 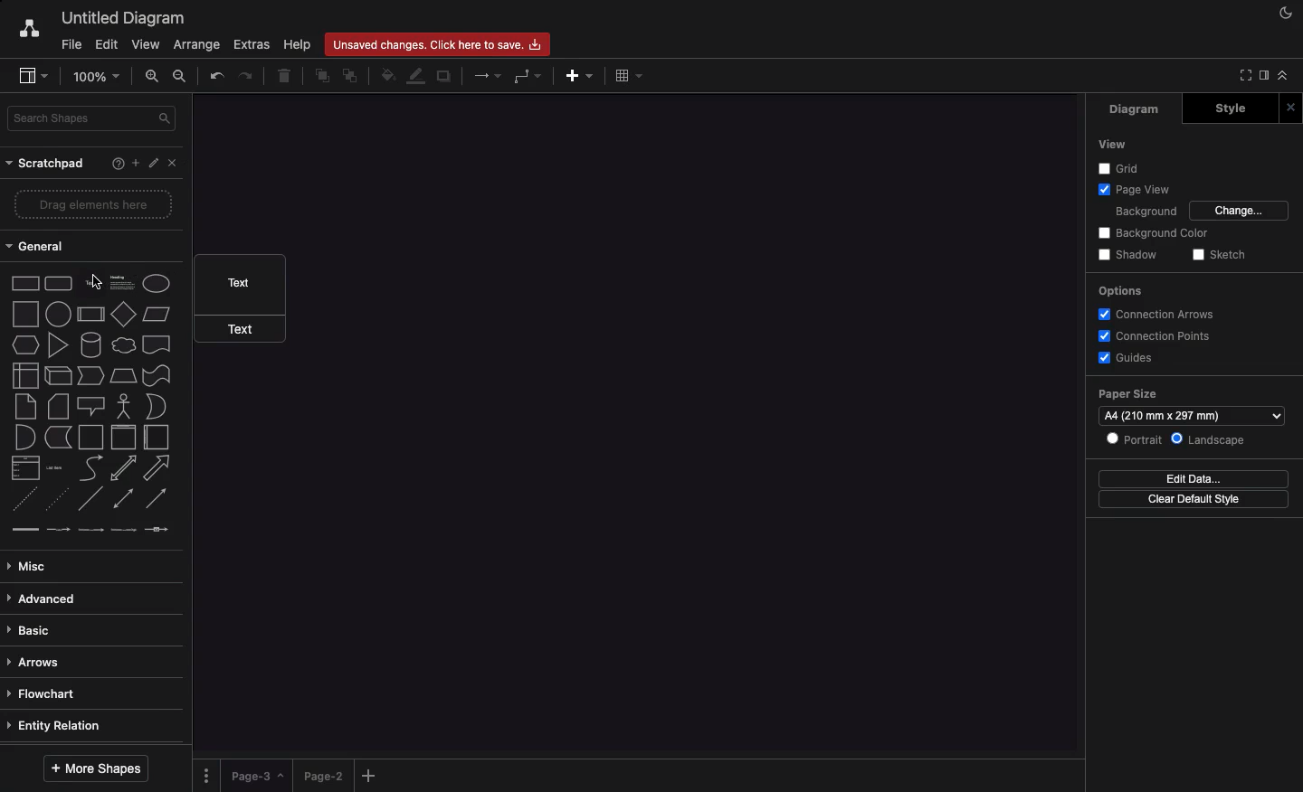 I want to click on Arrows, so click(x=485, y=77).